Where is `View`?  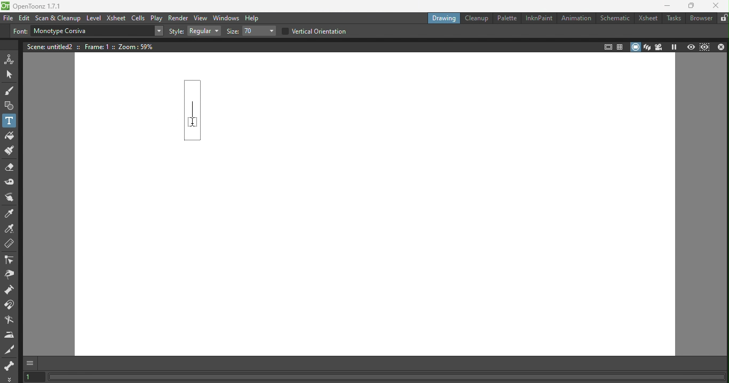
View is located at coordinates (202, 18).